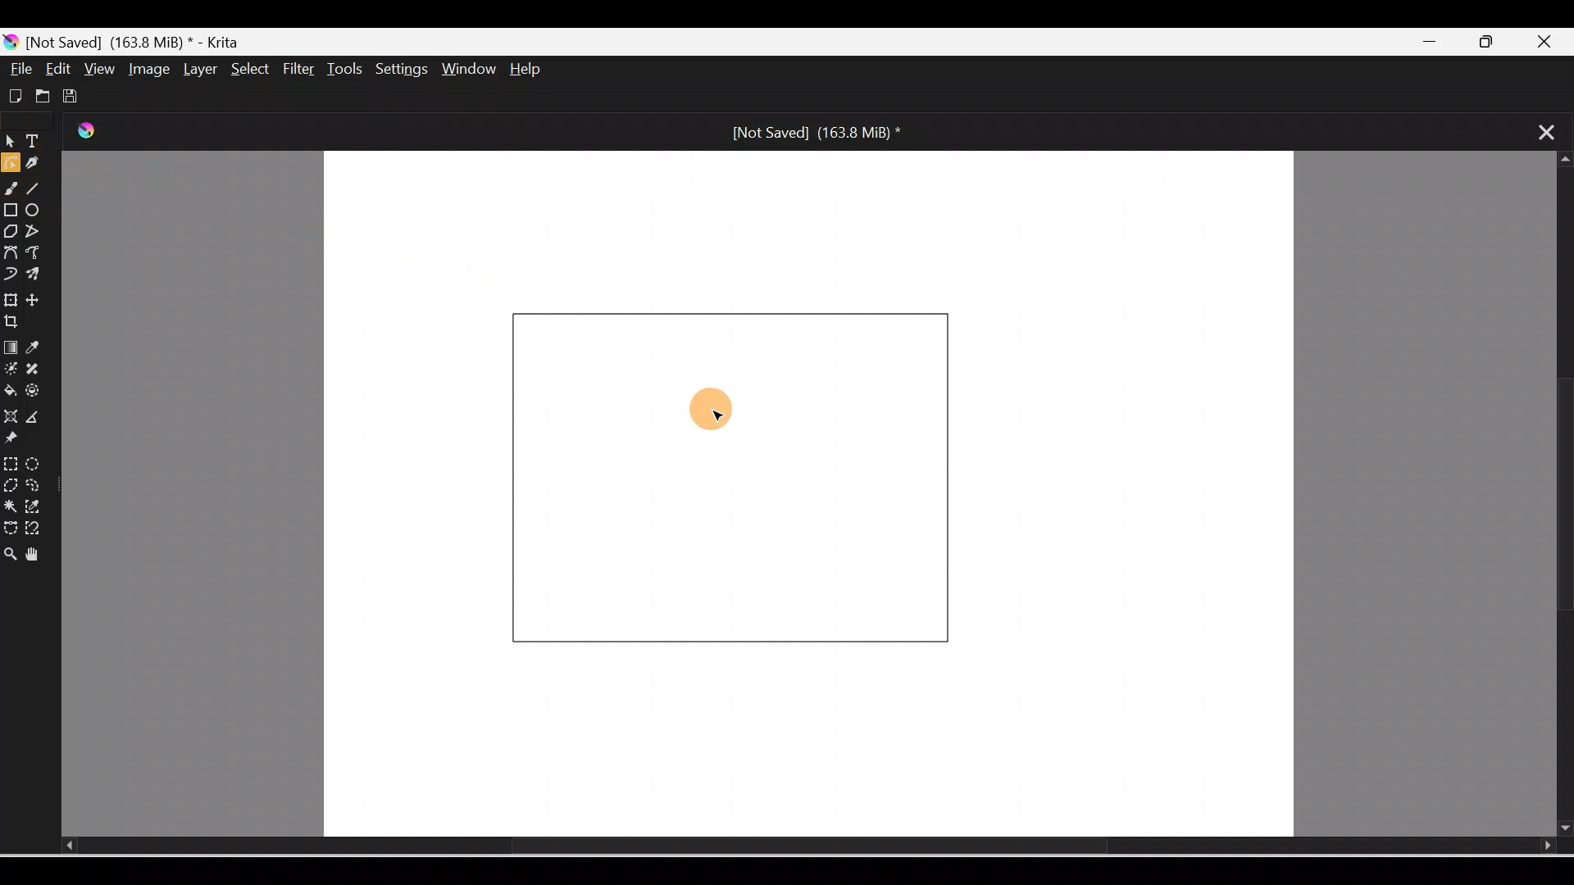  What do you see at coordinates (40, 96) in the screenshot?
I see `Open existing document` at bounding box center [40, 96].